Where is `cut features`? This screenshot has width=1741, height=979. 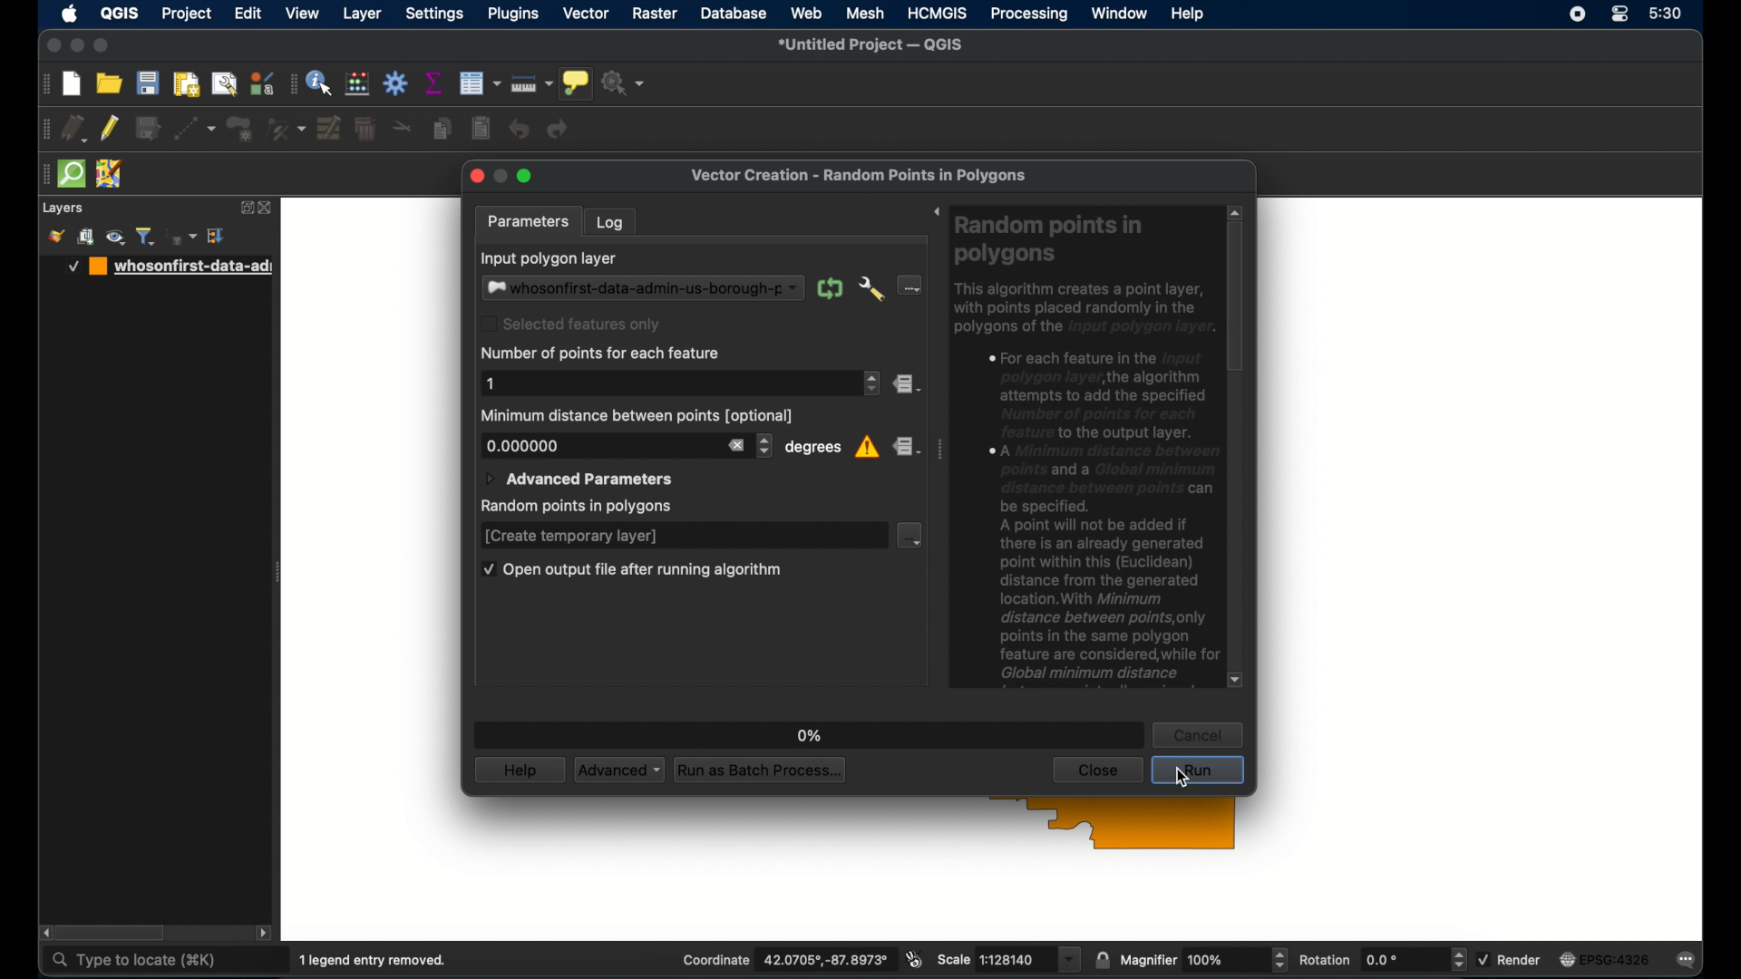
cut features is located at coordinates (402, 128).